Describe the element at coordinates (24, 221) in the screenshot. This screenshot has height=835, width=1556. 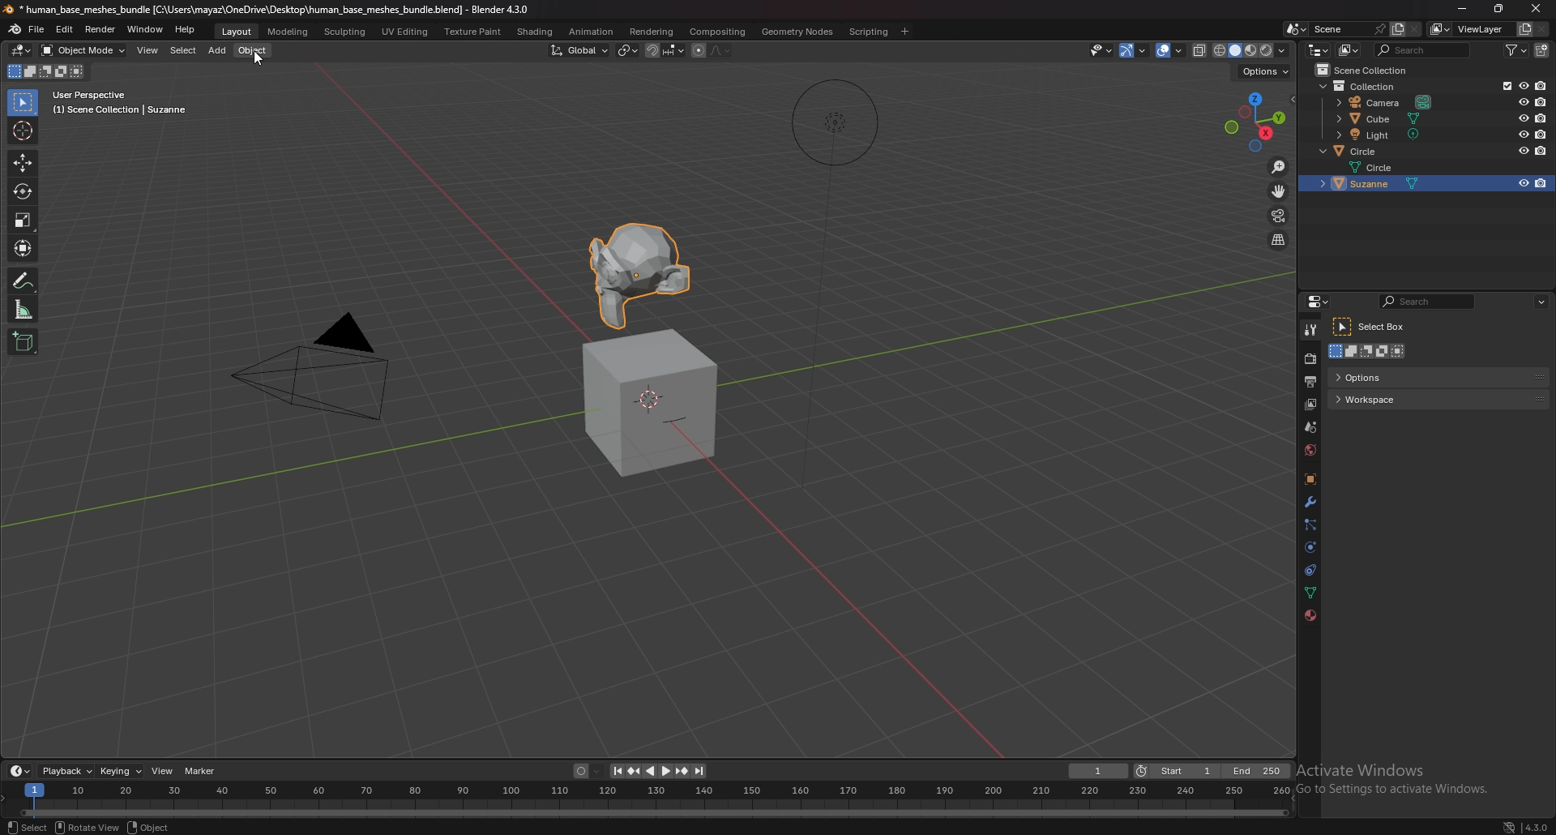
I see `scale` at that location.